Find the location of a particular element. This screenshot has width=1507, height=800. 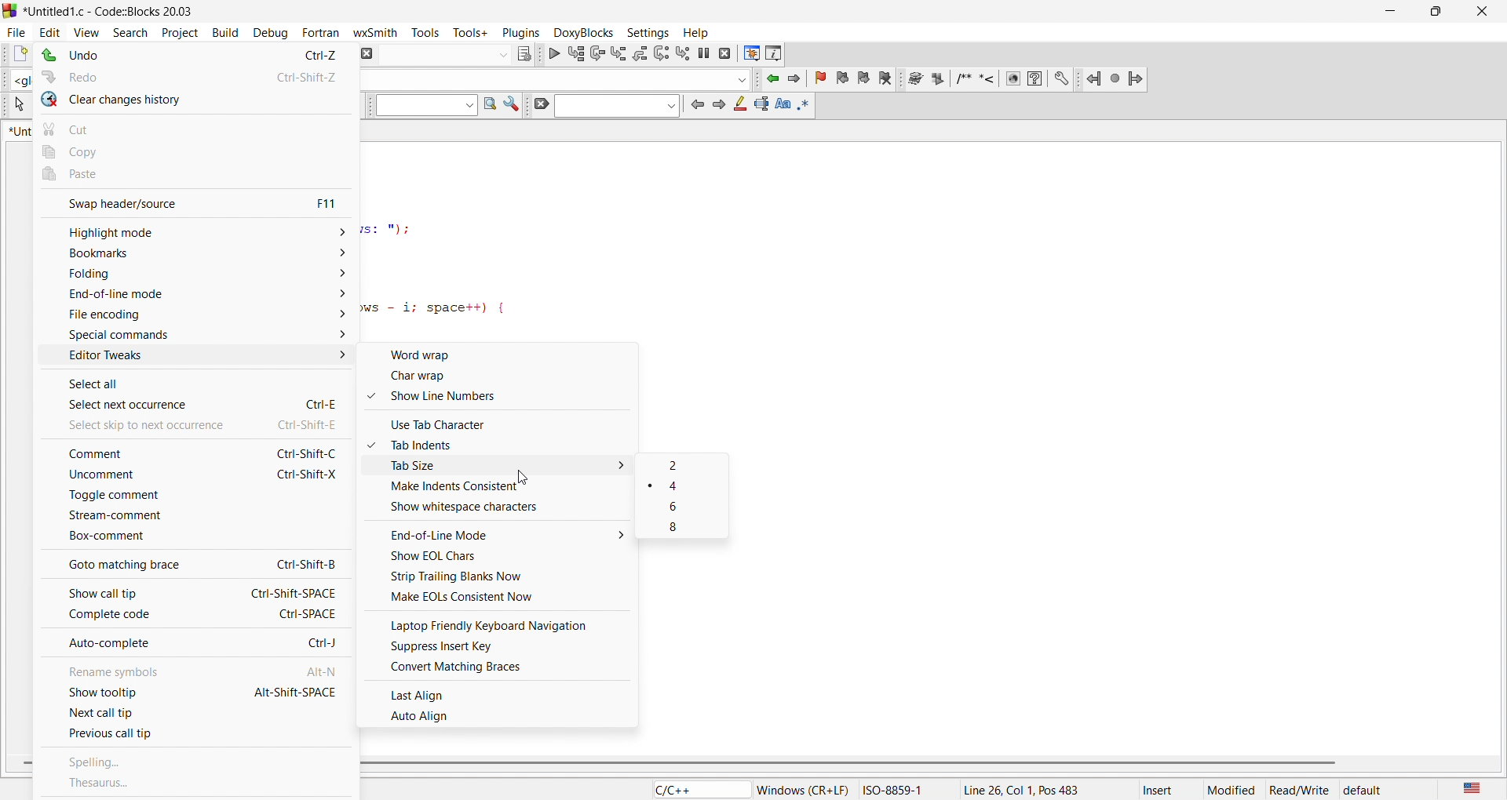

laptop friendly keyboard nav is located at coordinates (505, 624).